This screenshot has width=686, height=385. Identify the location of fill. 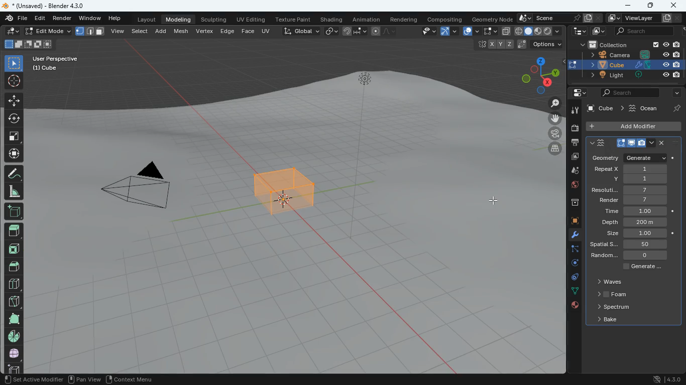
(538, 31).